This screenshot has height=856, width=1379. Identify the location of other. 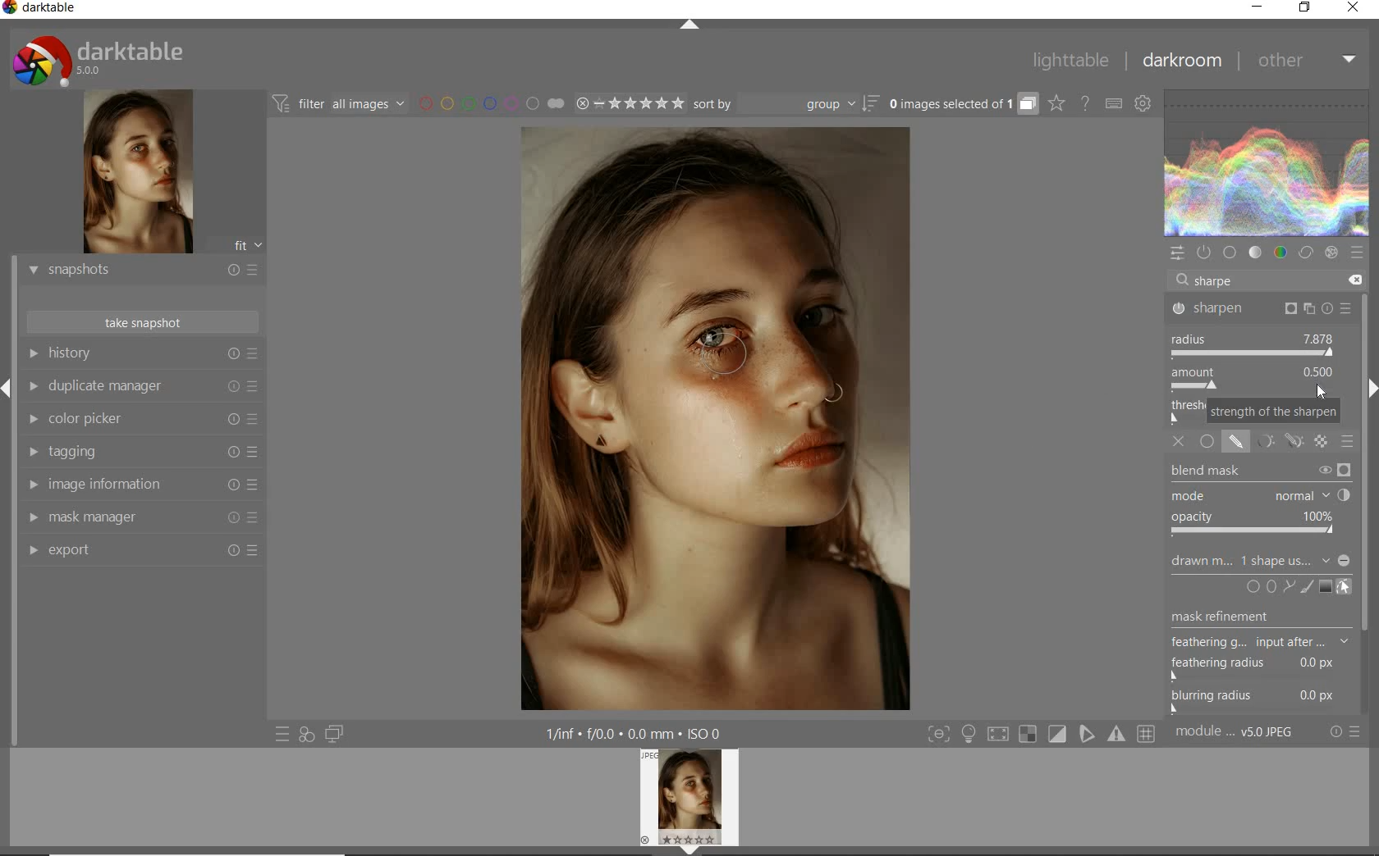
(1304, 59).